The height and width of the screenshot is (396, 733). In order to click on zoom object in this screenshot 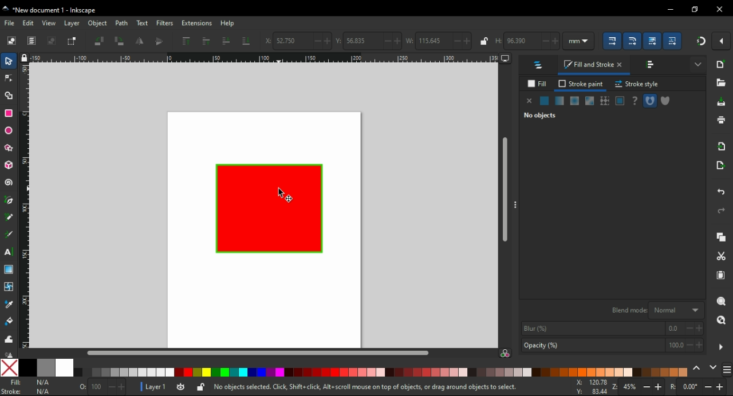, I will do `click(720, 300)`.